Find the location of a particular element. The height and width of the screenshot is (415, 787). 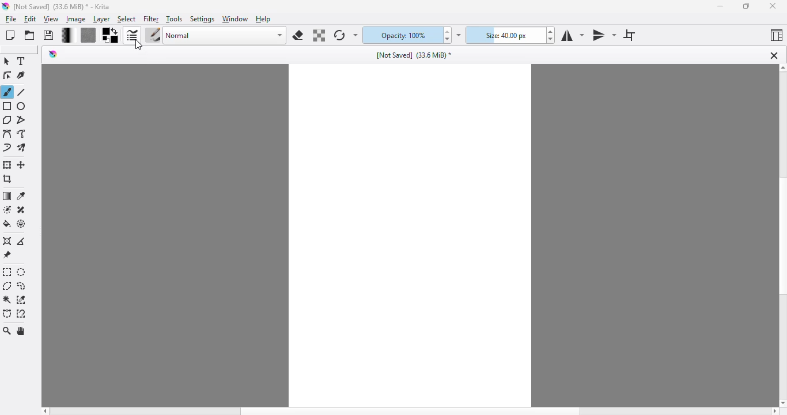

opacity: 100% is located at coordinates (403, 35).